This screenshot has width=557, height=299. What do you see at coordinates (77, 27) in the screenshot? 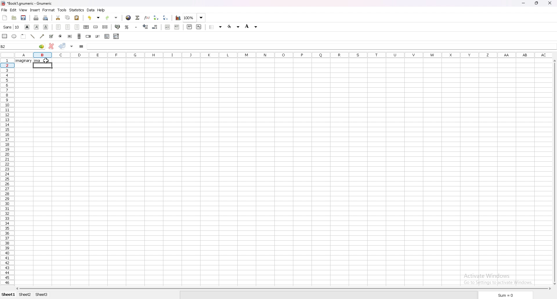
I see `right align` at bounding box center [77, 27].